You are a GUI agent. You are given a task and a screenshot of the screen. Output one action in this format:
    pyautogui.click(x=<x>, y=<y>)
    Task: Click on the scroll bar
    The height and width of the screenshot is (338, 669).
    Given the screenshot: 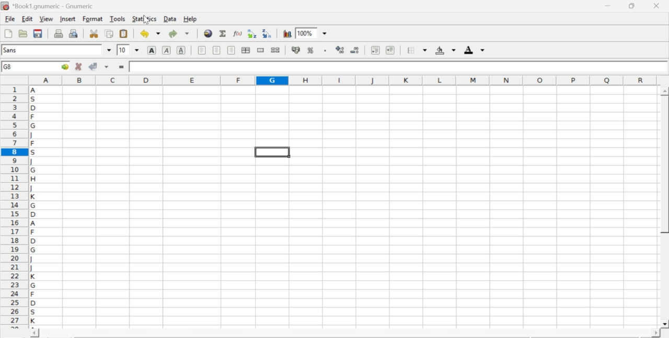 What is the action you would take?
    pyautogui.click(x=345, y=334)
    